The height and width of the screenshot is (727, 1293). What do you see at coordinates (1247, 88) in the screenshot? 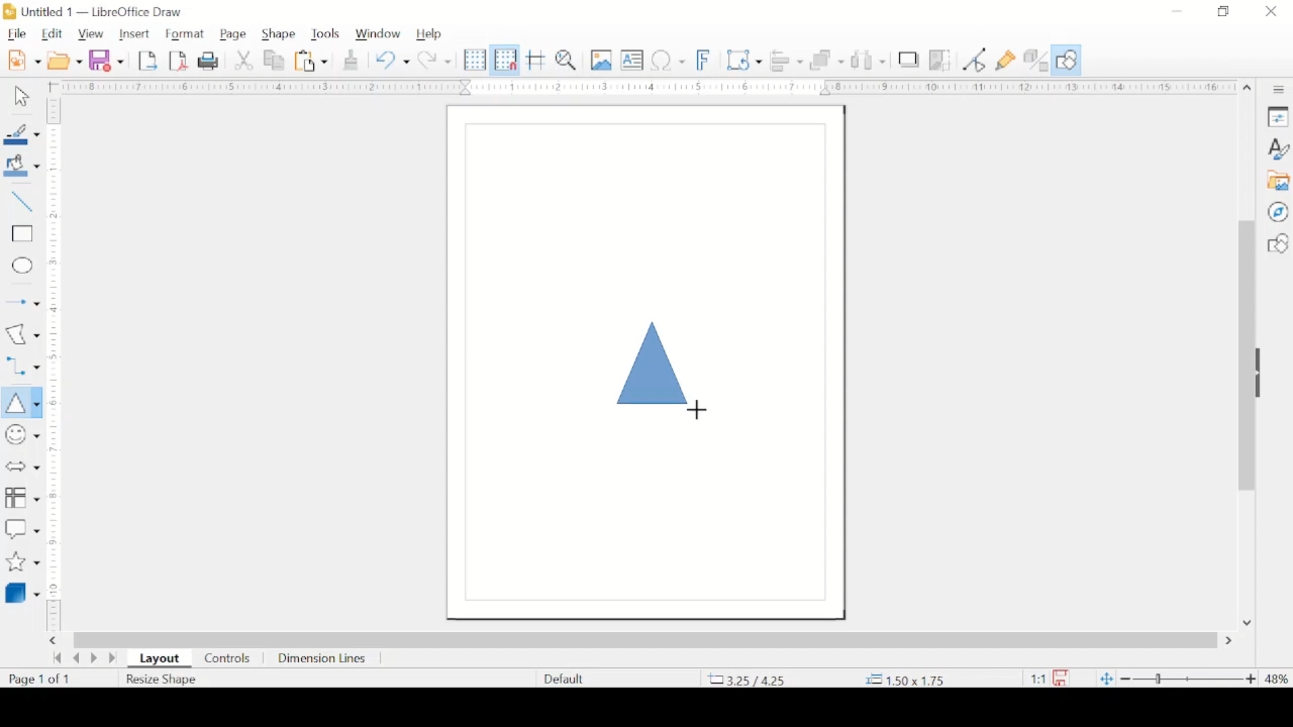
I see `scroll up ` at bounding box center [1247, 88].